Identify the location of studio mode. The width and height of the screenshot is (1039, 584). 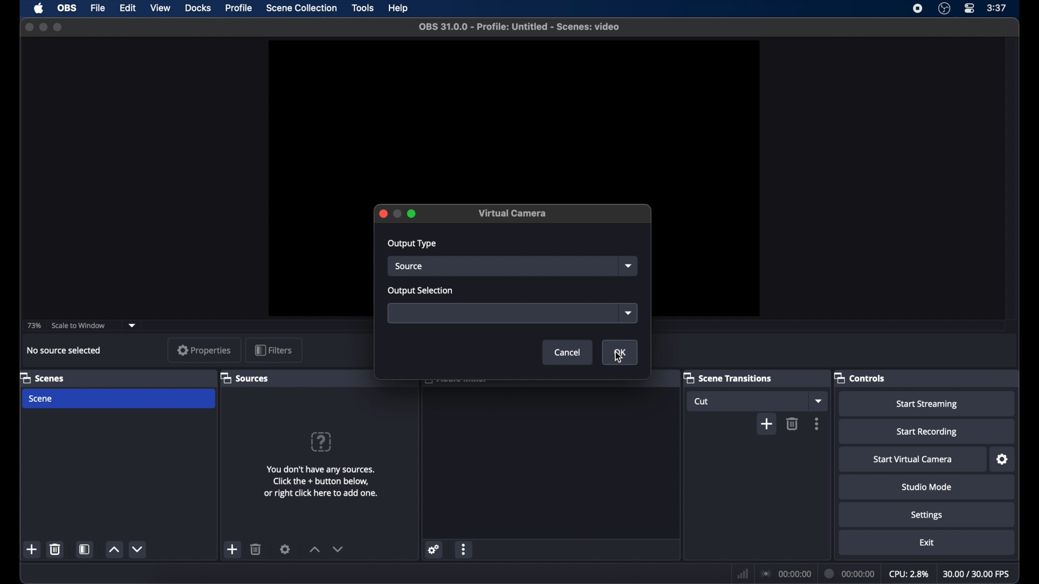
(928, 487).